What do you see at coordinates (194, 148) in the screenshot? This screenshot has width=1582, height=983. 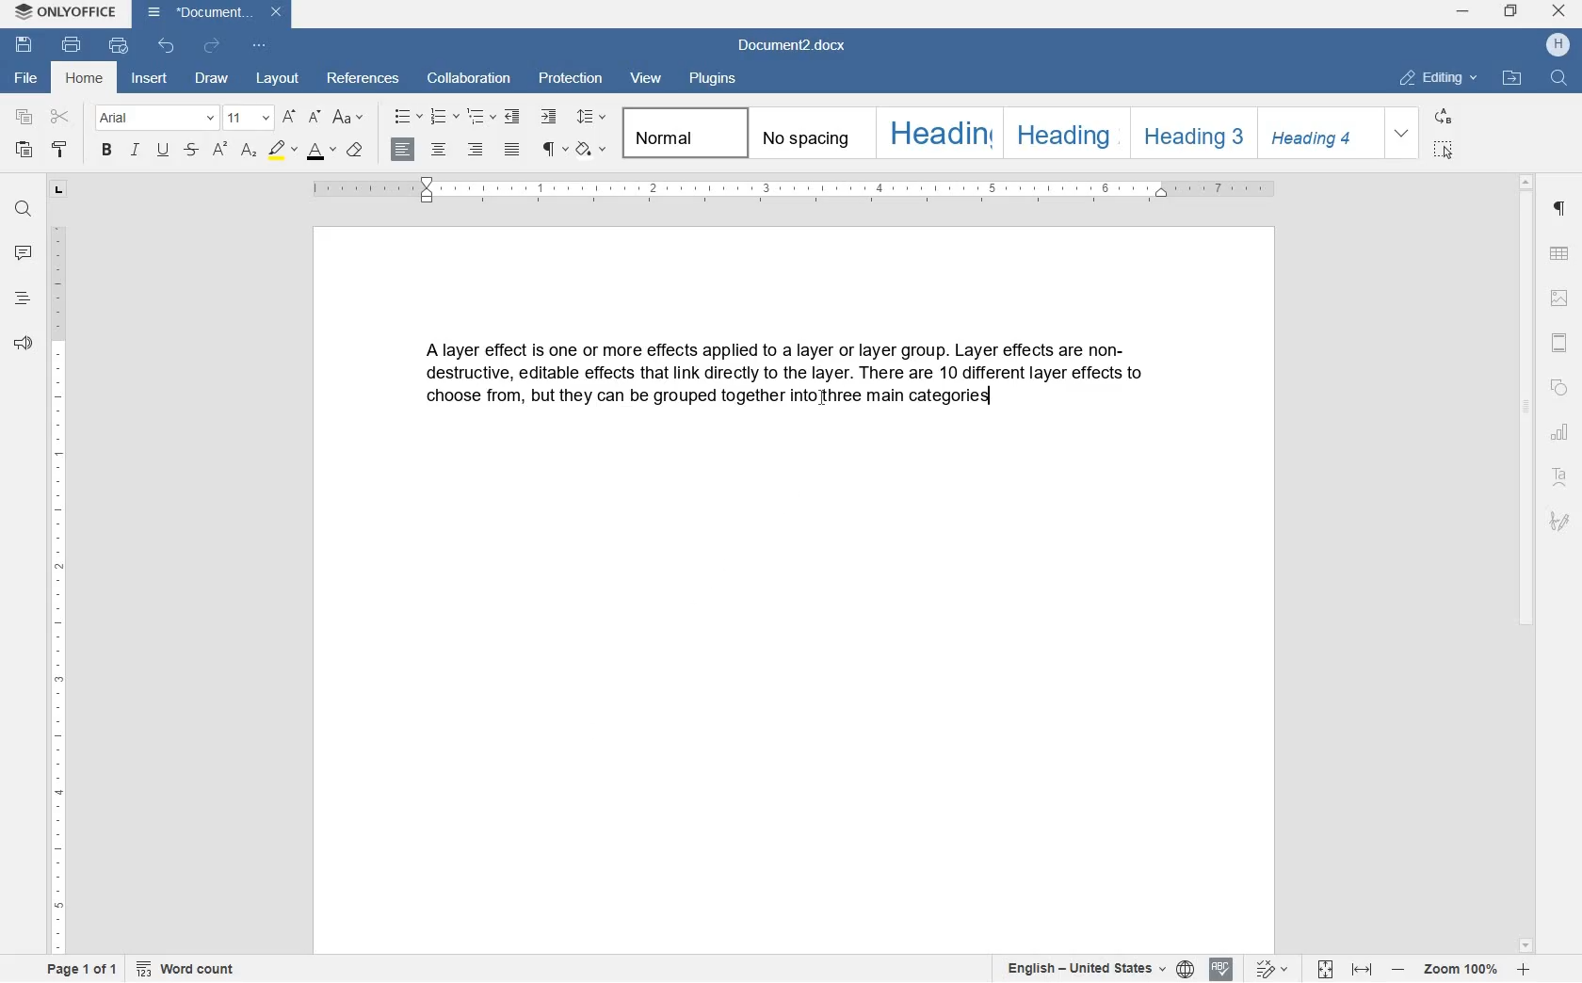 I see `strike through` at bounding box center [194, 148].